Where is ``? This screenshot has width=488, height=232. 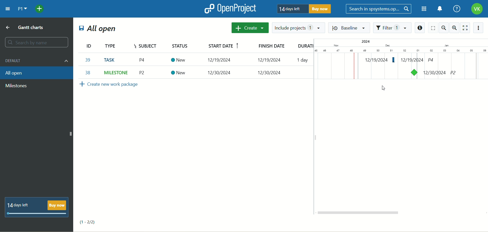
 is located at coordinates (391, 45).